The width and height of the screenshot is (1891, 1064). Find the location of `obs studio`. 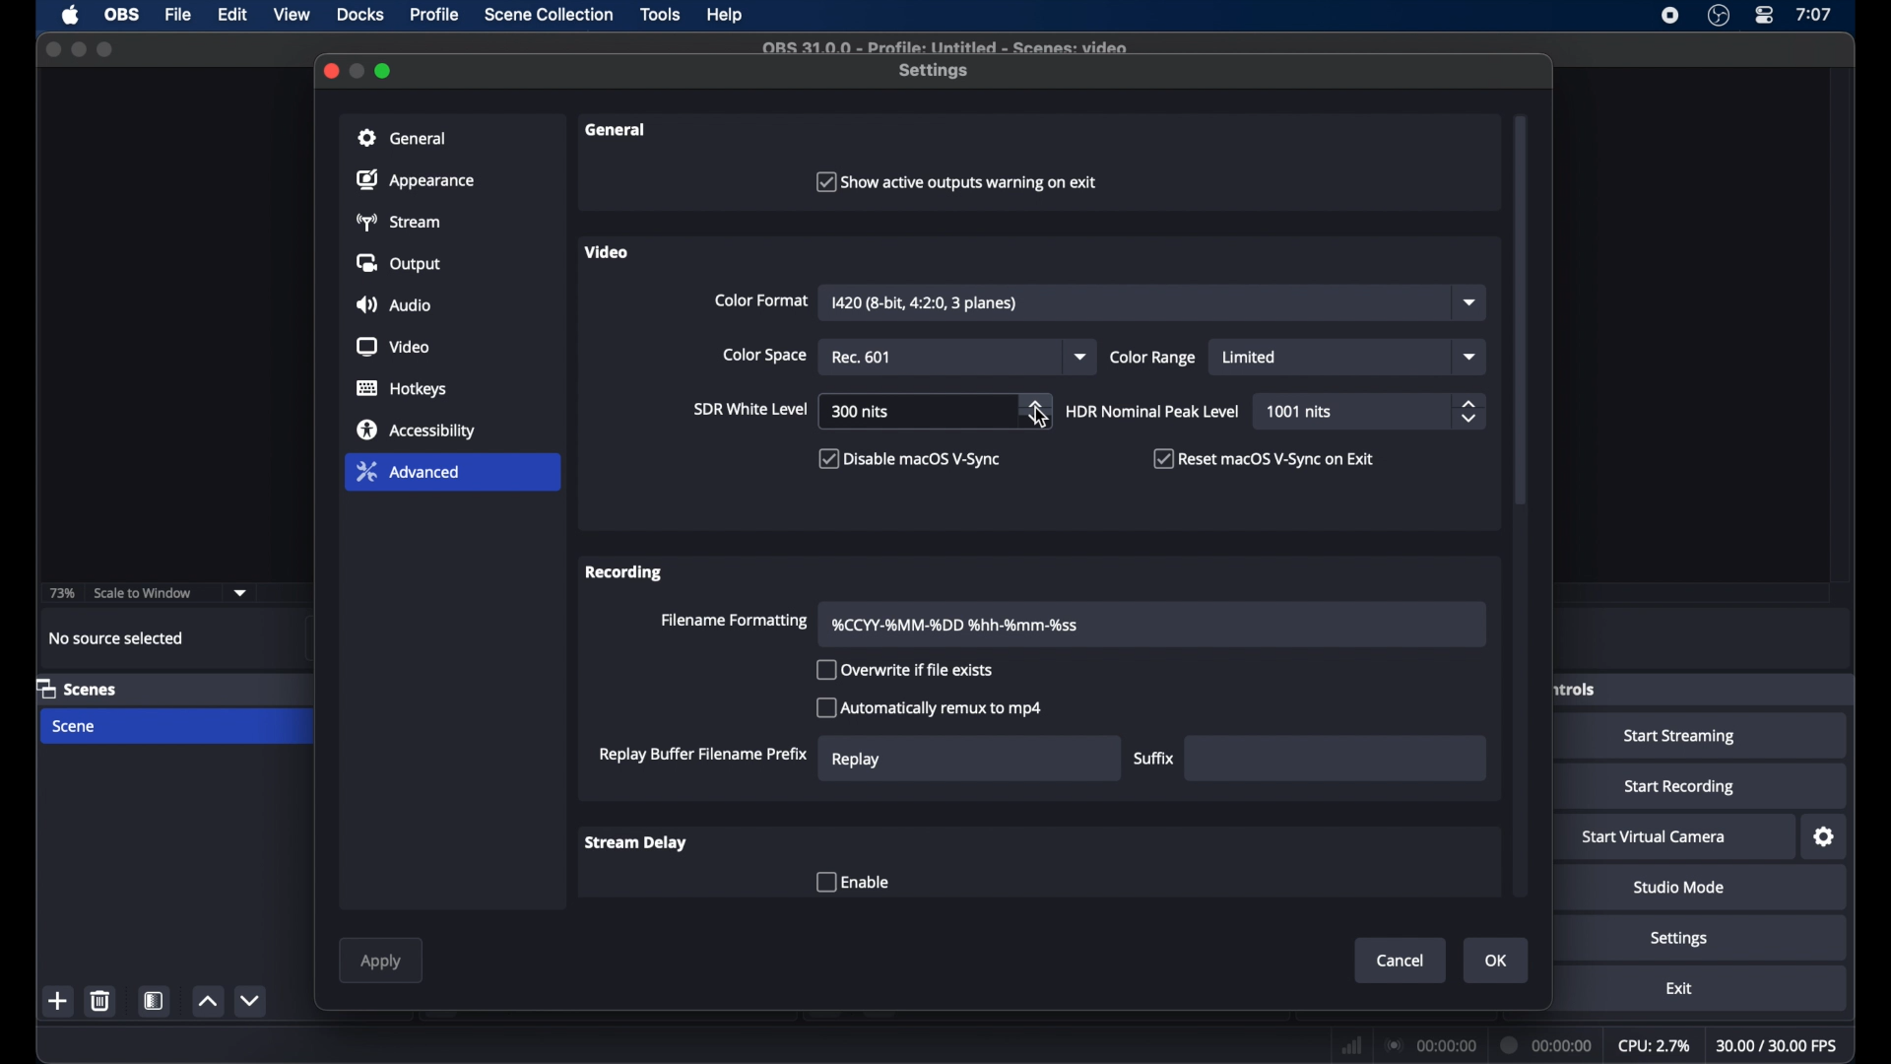

obs studio is located at coordinates (1718, 16).